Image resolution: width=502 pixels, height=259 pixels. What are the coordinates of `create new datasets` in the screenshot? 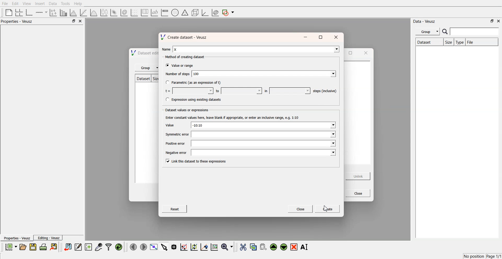 It's located at (88, 247).